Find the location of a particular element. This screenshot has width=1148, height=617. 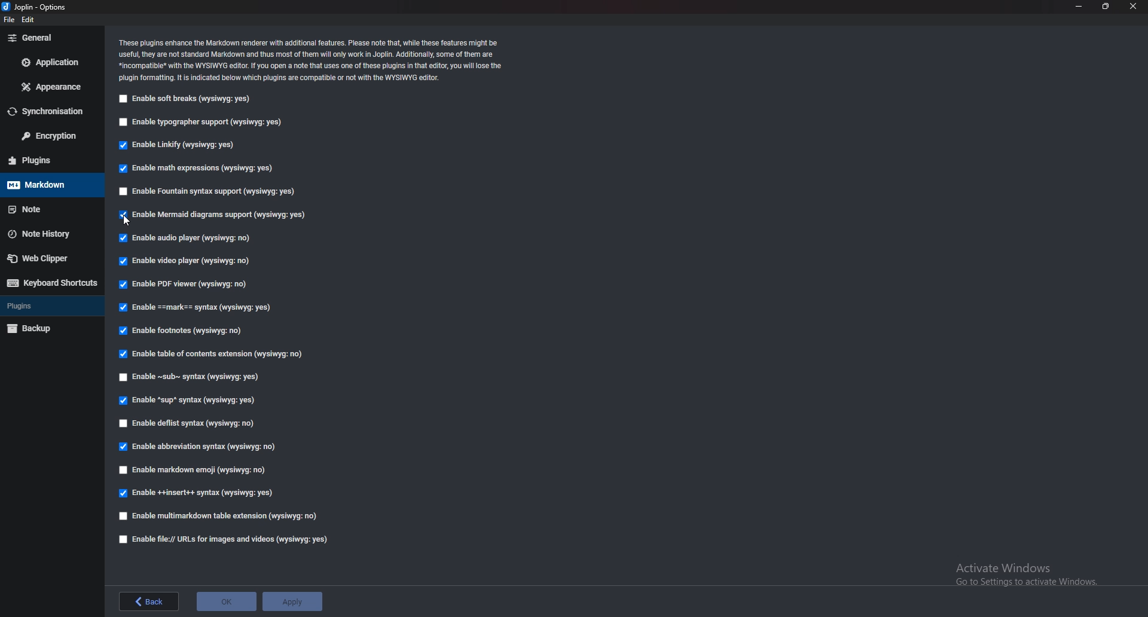

Enable math expressions is located at coordinates (199, 169).